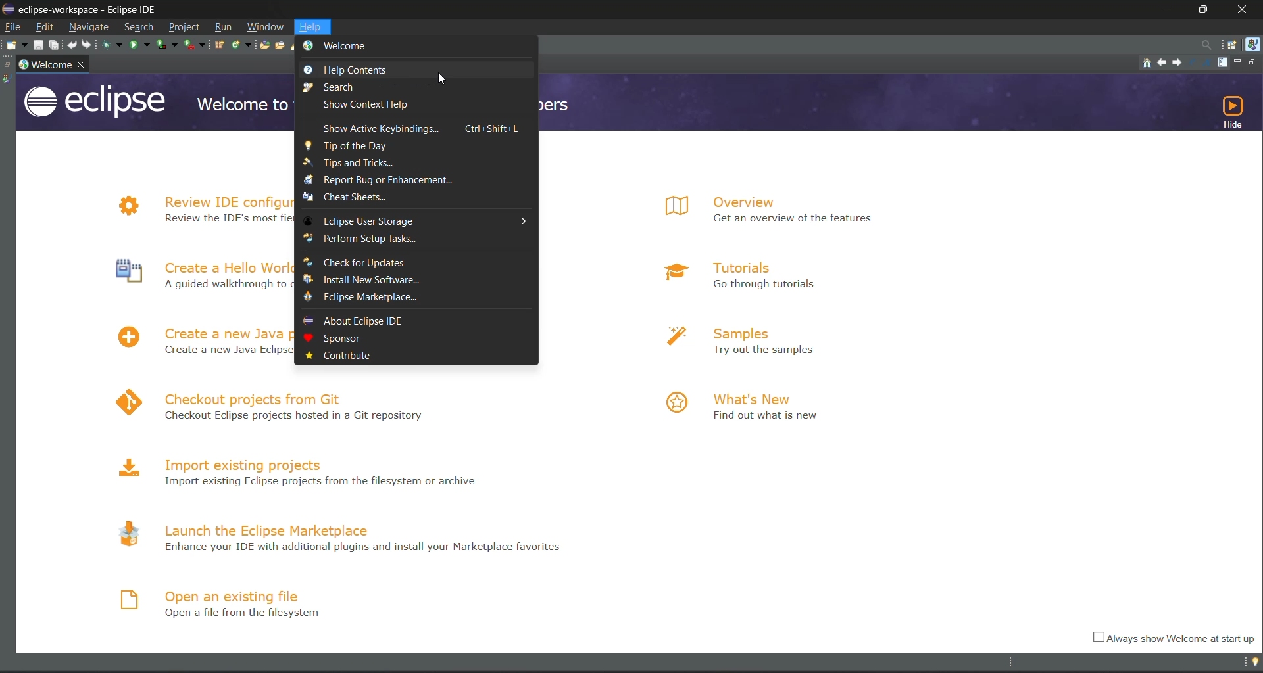  What do you see at coordinates (346, 526) in the screenshot?
I see `launch the eclipse marketplace` at bounding box center [346, 526].